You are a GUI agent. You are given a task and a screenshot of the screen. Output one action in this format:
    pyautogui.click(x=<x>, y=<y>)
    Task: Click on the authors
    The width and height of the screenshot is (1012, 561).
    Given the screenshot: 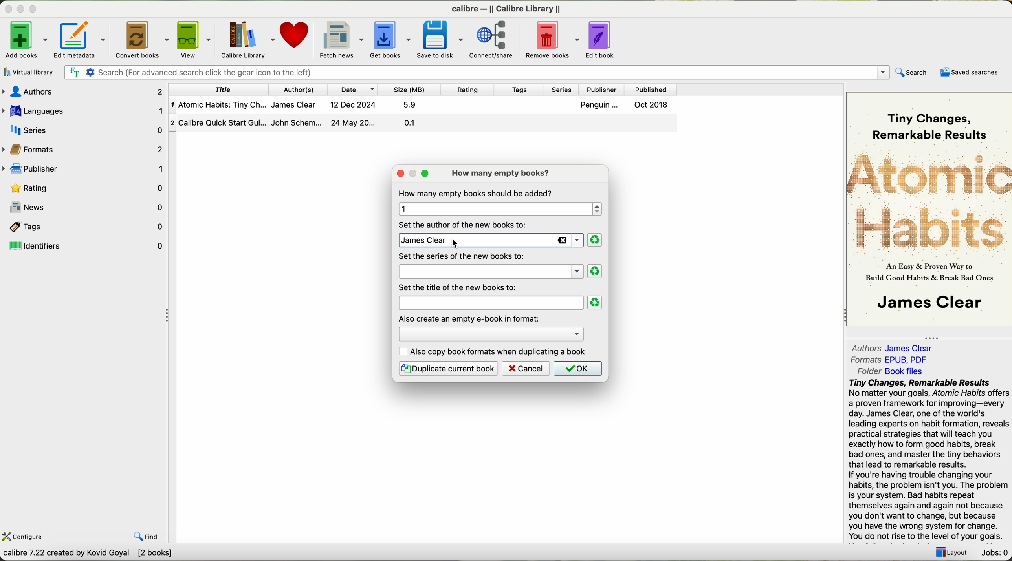 What is the action you would take?
    pyautogui.click(x=896, y=347)
    